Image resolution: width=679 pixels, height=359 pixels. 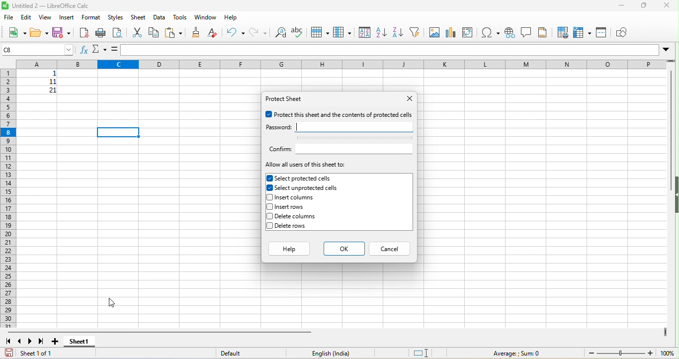 What do you see at coordinates (672, 62) in the screenshot?
I see `drag to view more rows` at bounding box center [672, 62].